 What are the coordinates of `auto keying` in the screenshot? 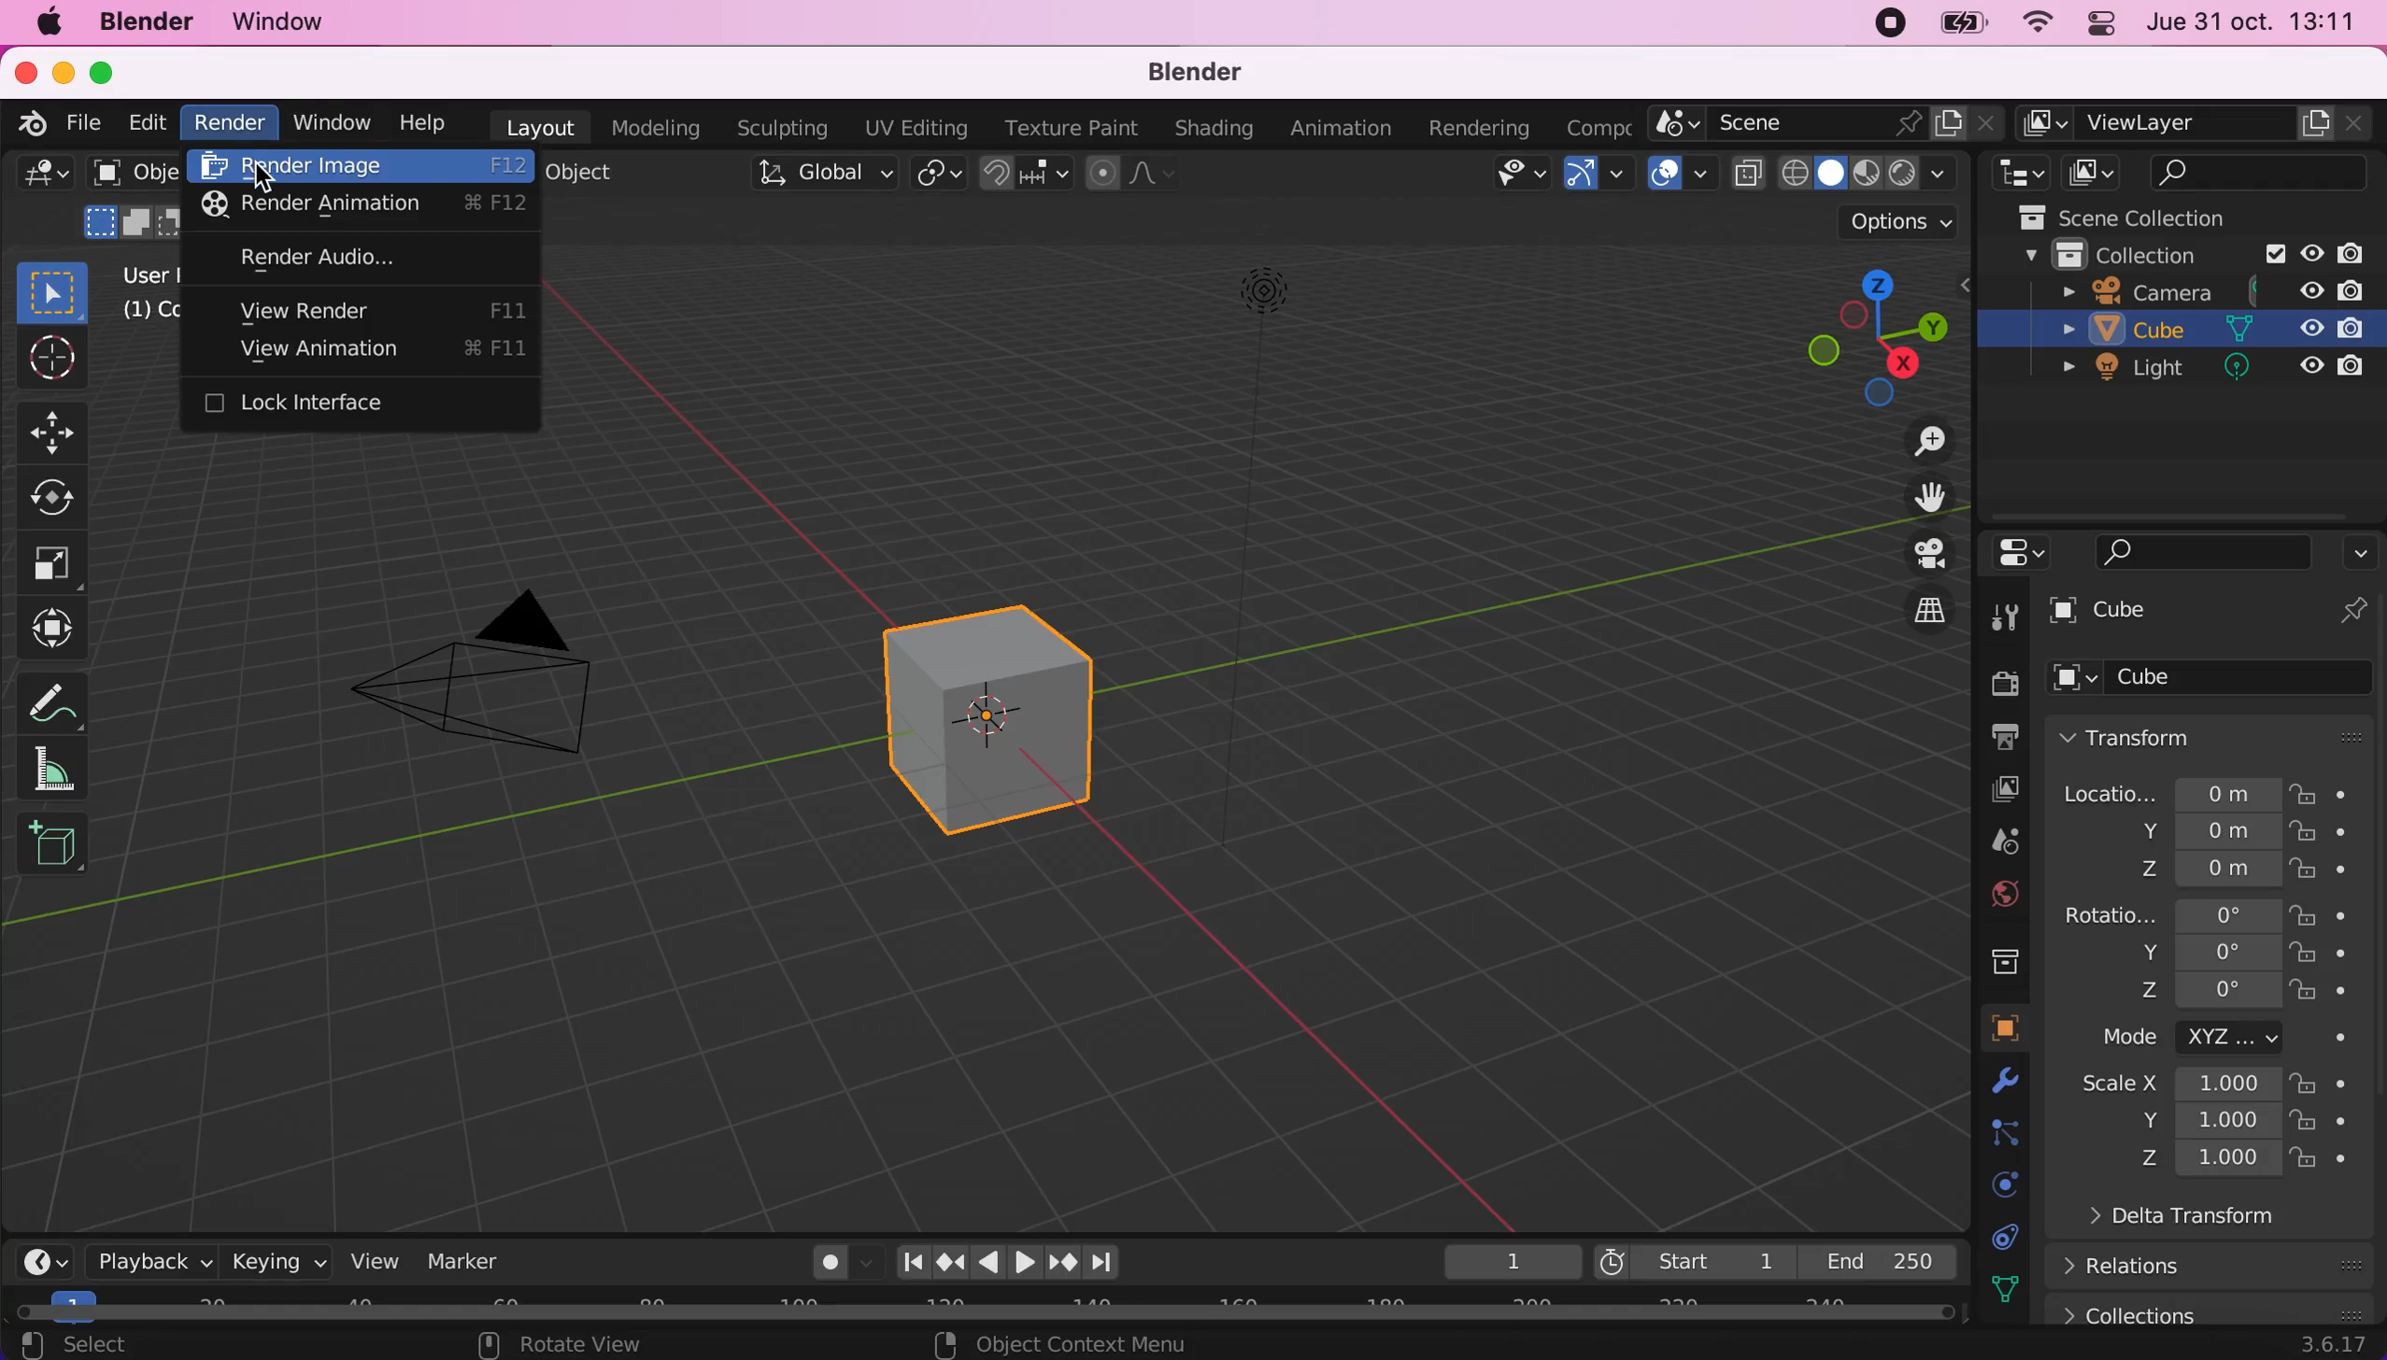 It's located at (828, 1267).